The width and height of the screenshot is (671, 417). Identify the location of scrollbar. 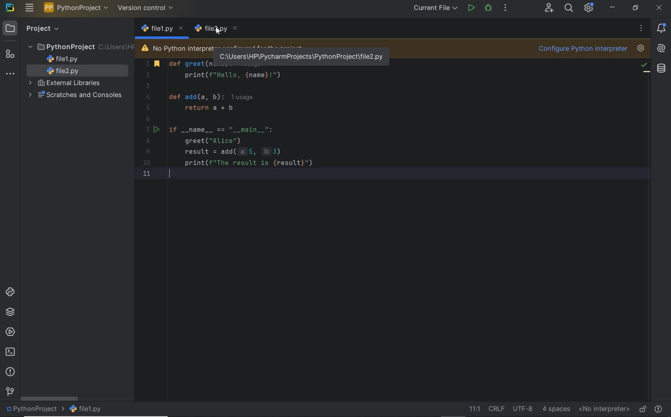
(49, 398).